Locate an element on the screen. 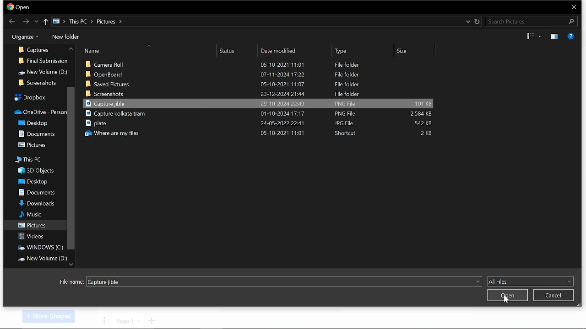 The width and height of the screenshot is (586, 329). path to current location is located at coordinates (87, 21).